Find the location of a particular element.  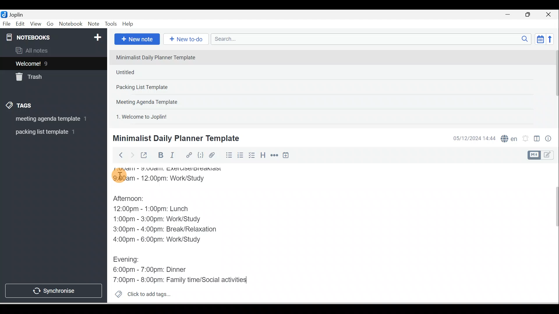

Code is located at coordinates (201, 156).